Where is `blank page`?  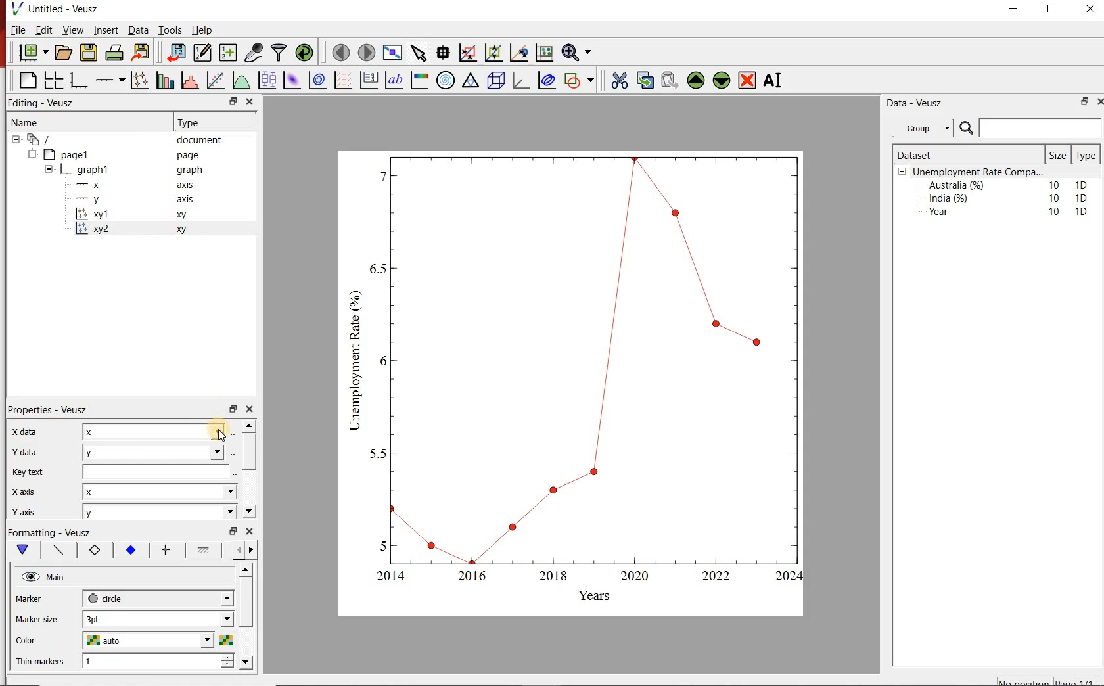
blank page is located at coordinates (27, 79).